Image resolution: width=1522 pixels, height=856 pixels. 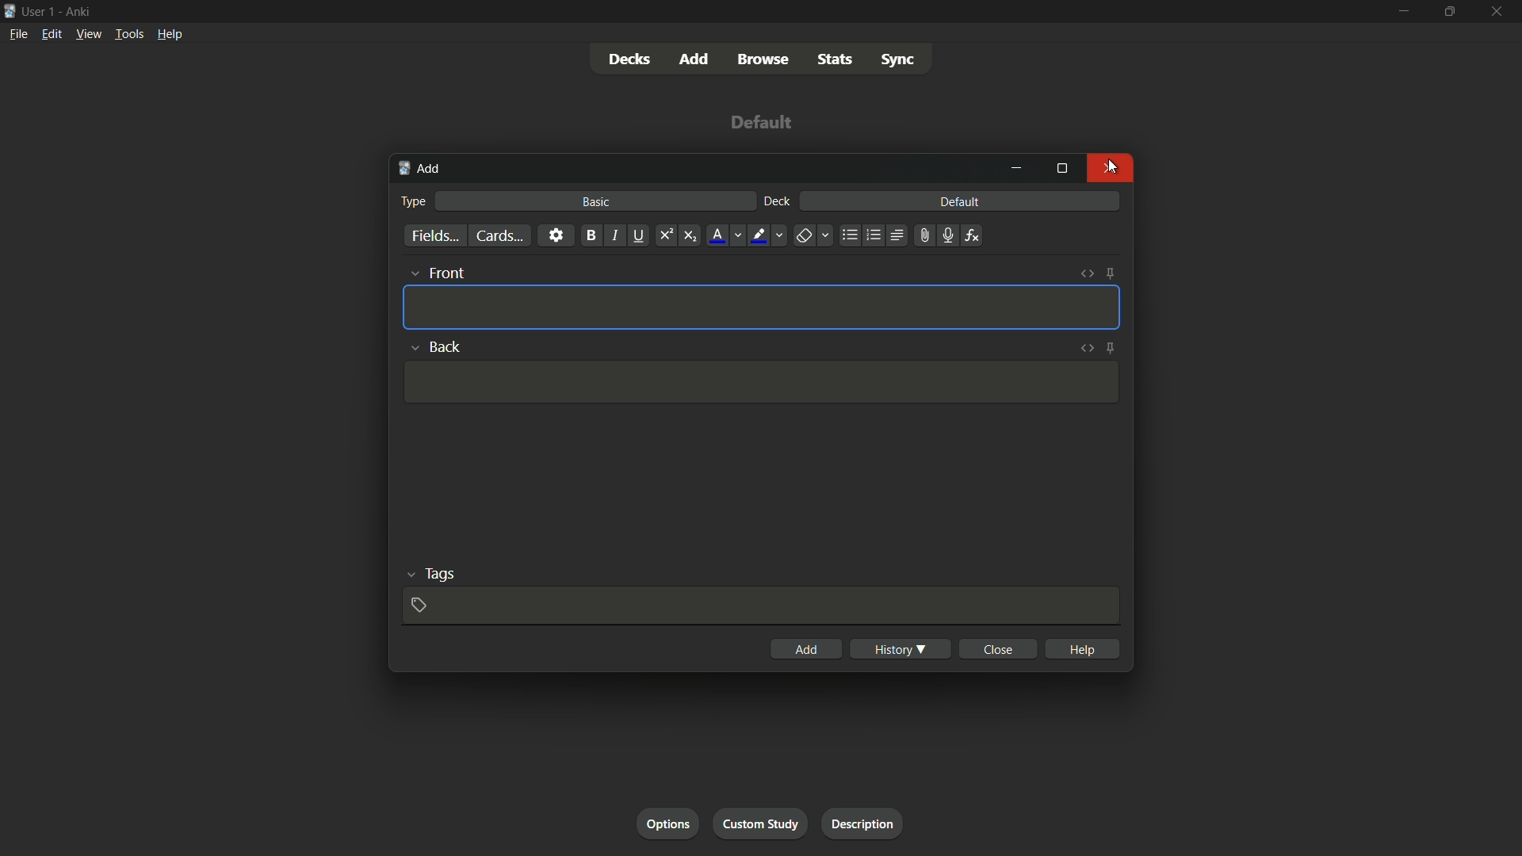 I want to click on deck, so click(x=778, y=202).